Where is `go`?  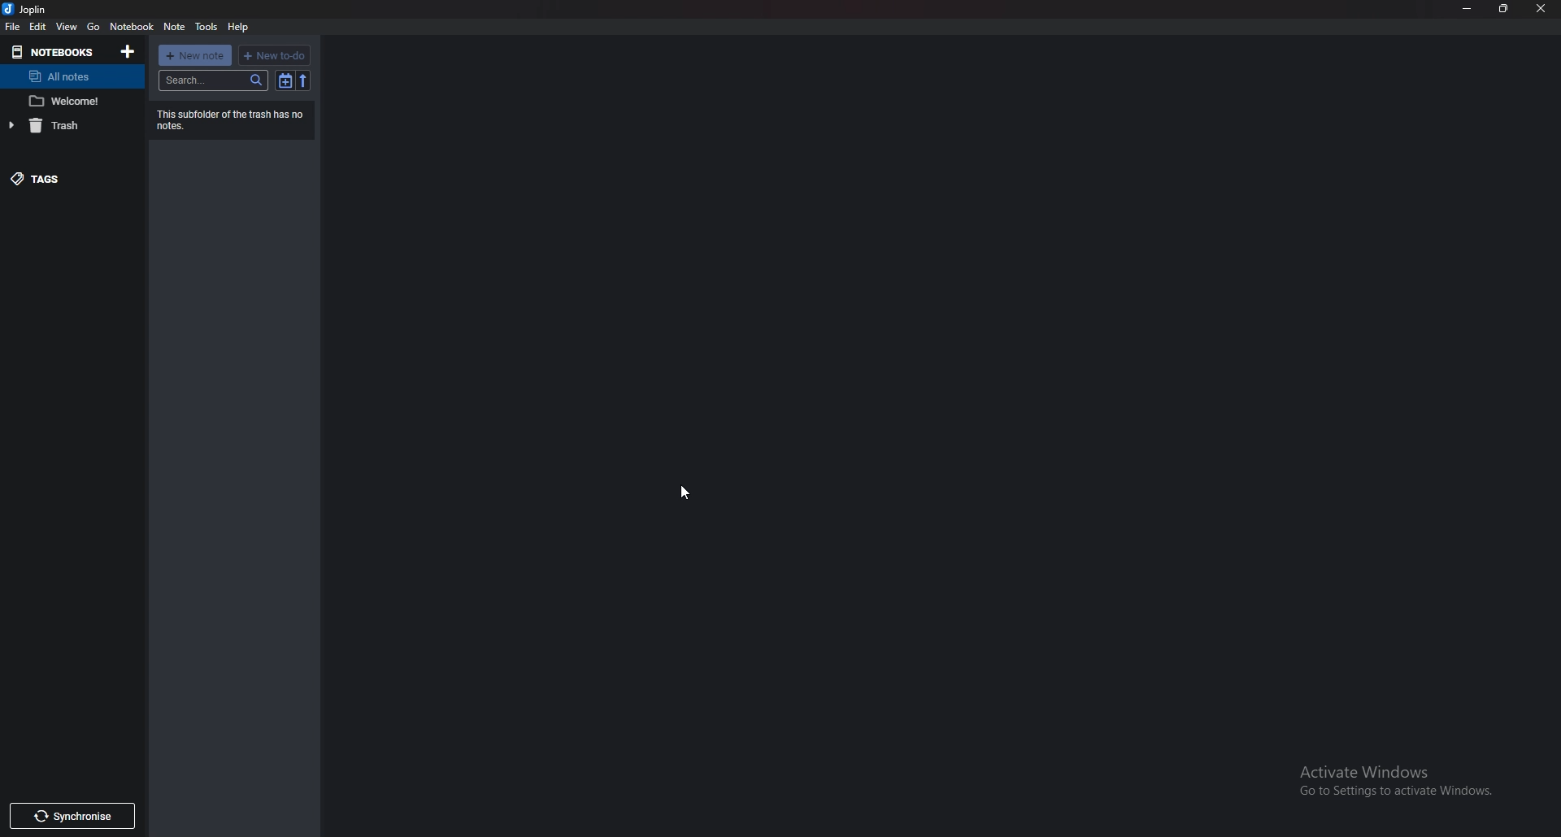
go is located at coordinates (95, 26).